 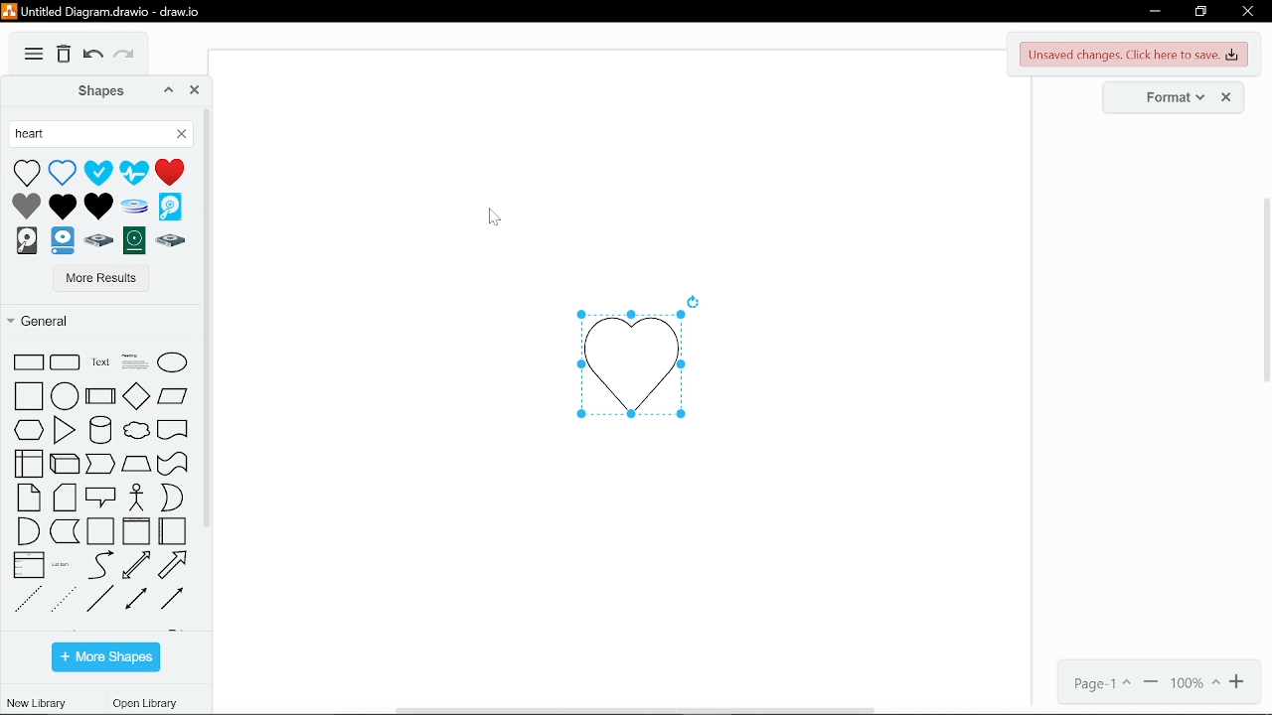 What do you see at coordinates (172, 530) in the screenshot?
I see `horizontal container` at bounding box center [172, 530].